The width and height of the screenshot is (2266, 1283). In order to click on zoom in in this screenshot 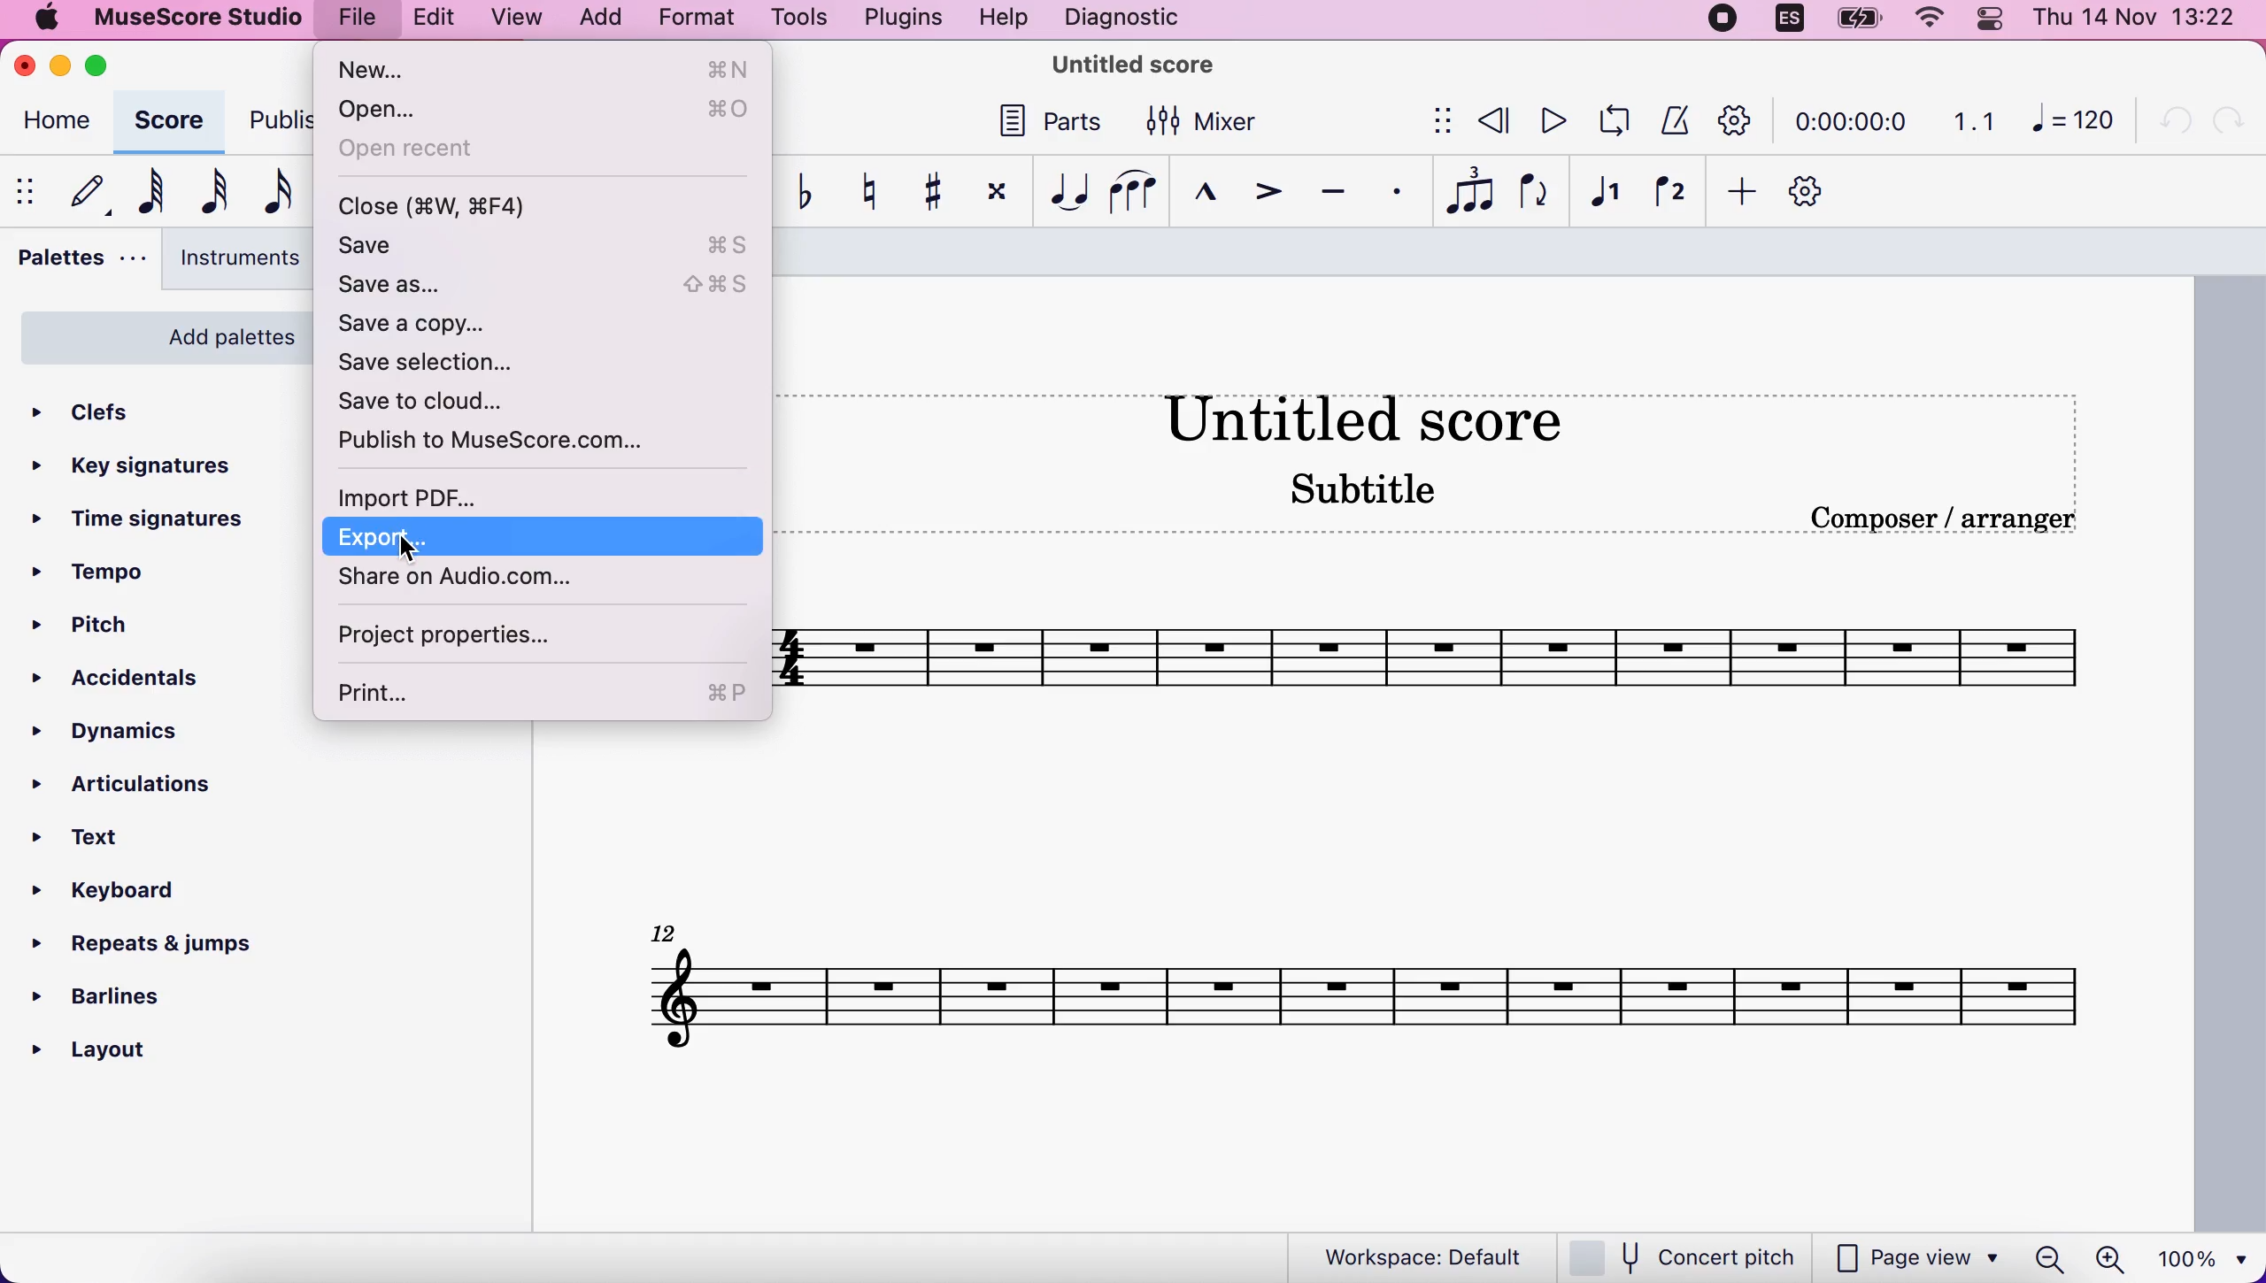, I will do `click(2115, 1256)`.